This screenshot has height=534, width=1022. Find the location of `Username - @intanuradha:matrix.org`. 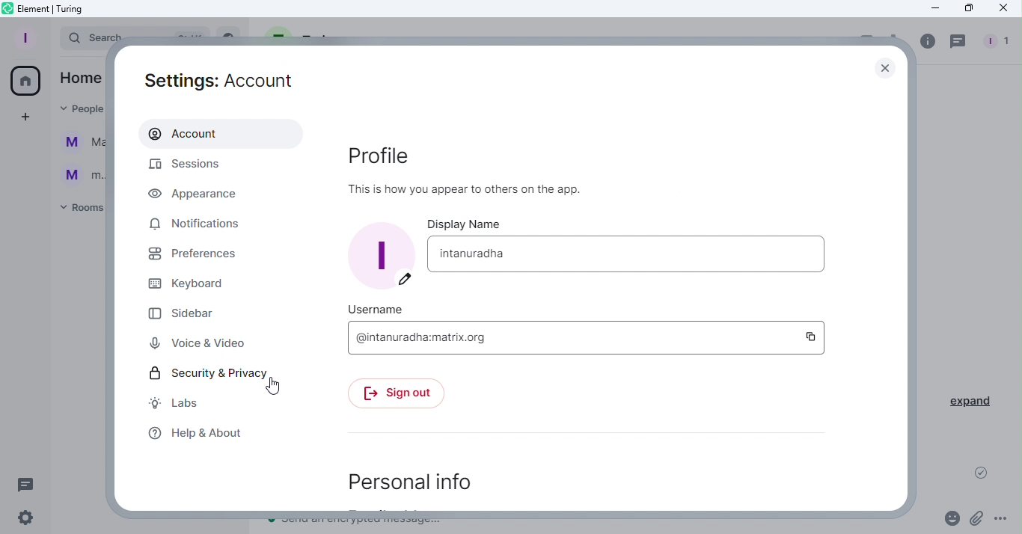

Username - @intanuradha:matrix.org is located at coordinates (569, 337).